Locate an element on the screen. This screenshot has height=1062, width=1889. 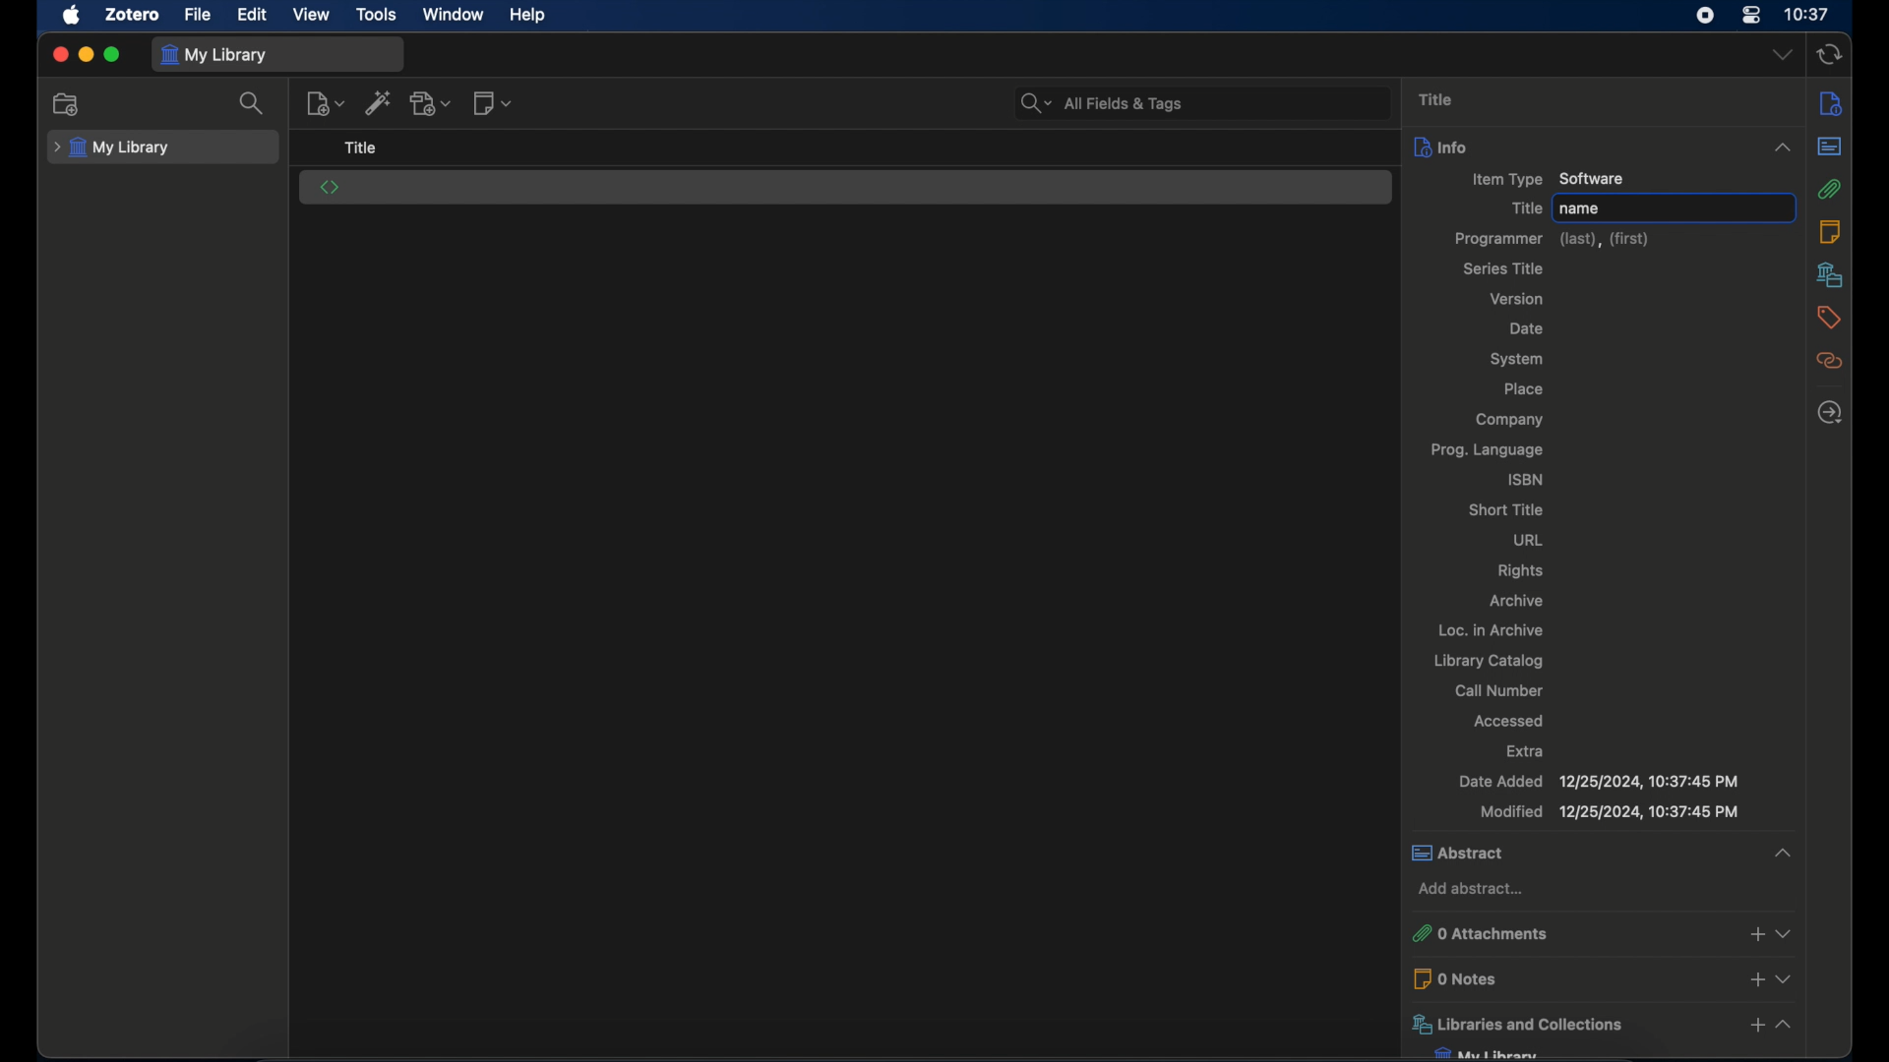
extra is located at coordinates (1528, 750).